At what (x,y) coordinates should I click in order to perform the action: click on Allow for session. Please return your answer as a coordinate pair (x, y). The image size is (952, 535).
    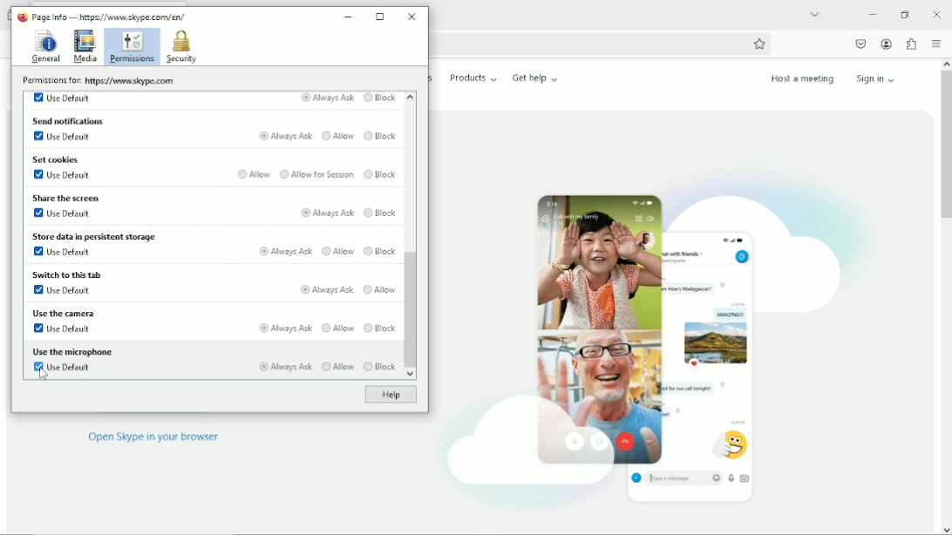
    Looking at the image, I should click on (316, 174).